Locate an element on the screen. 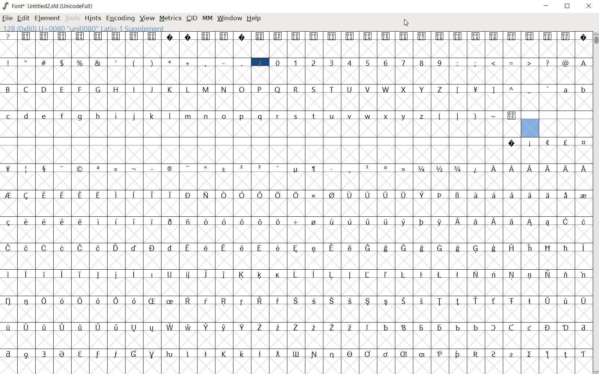 The width and height of the screenshot is (599, 374). glyph is located at coordinates (385, 36).